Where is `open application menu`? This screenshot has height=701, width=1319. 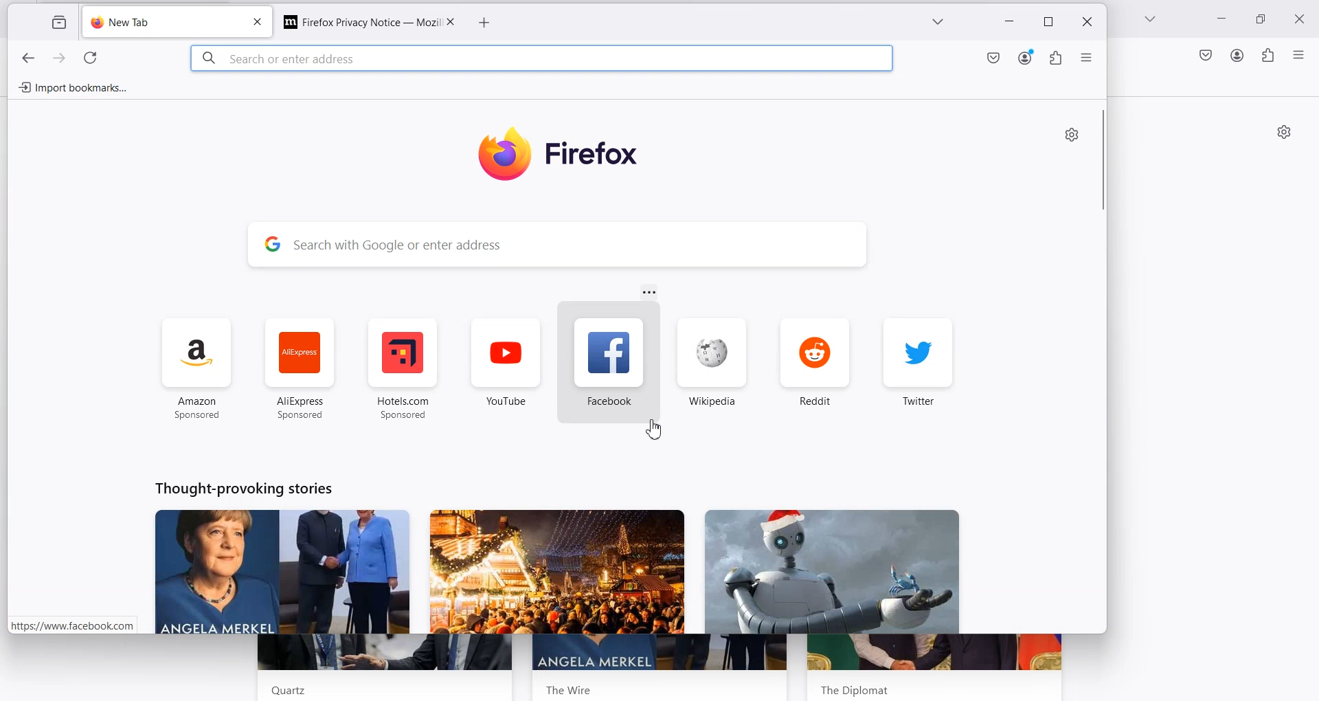
open application menu is located at coordinates (1087, 60).